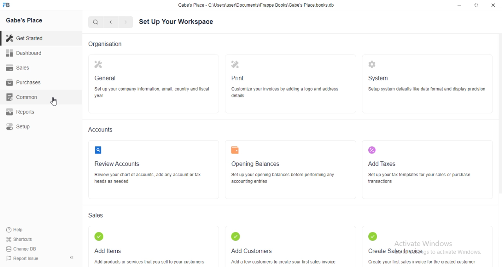 The image size is (502, 267). Describe the element at coordinates (24, 53) in the screenshot. I see `Dashboard` at that location.